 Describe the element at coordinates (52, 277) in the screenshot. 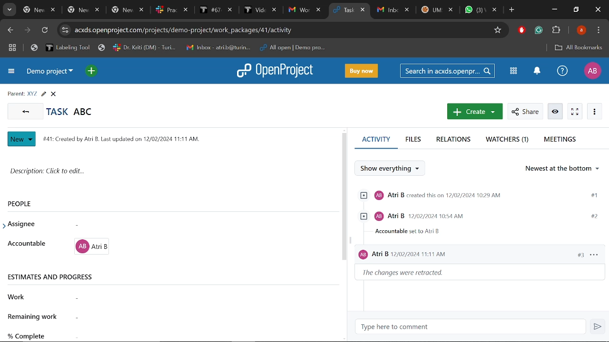

I see `ESTIMATES AND PROGRESS` at that location.